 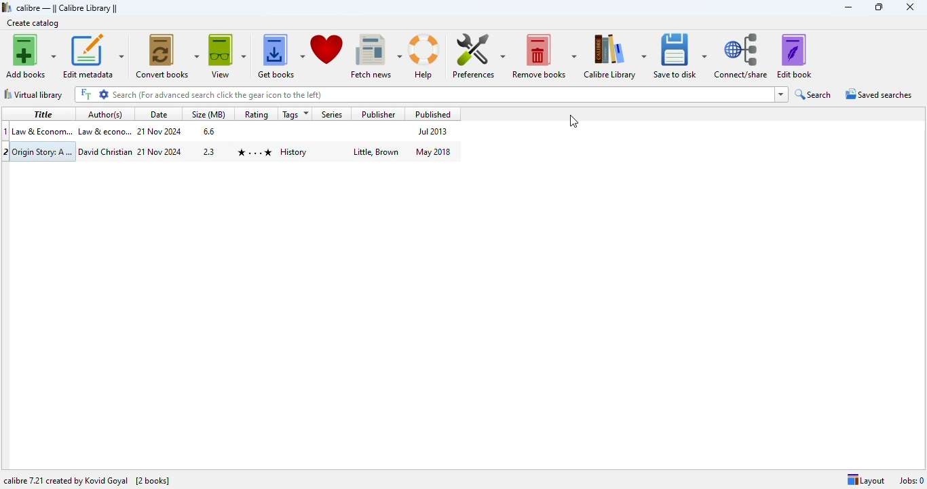 What do you see at coordinates (34, 94) in the screenshot?
I see `virtual library` at bounding box center [34, 94].